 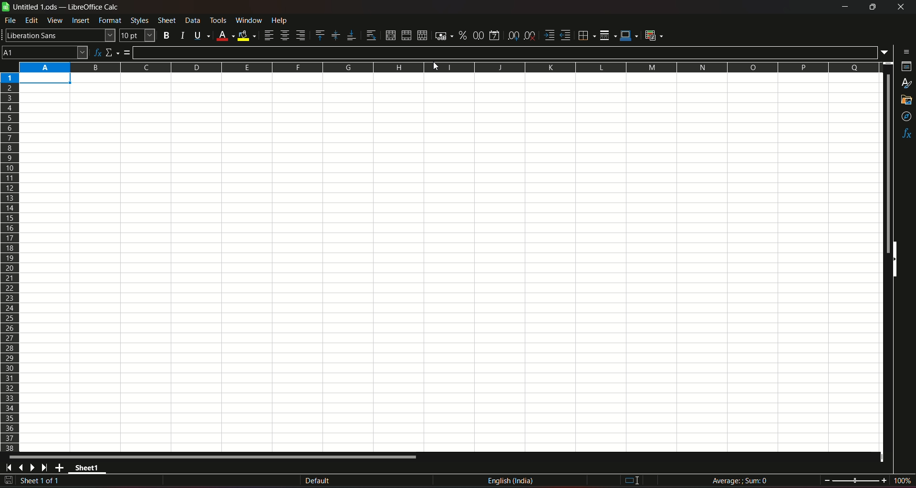 I want to click on input line, so click(x=506, y=52).